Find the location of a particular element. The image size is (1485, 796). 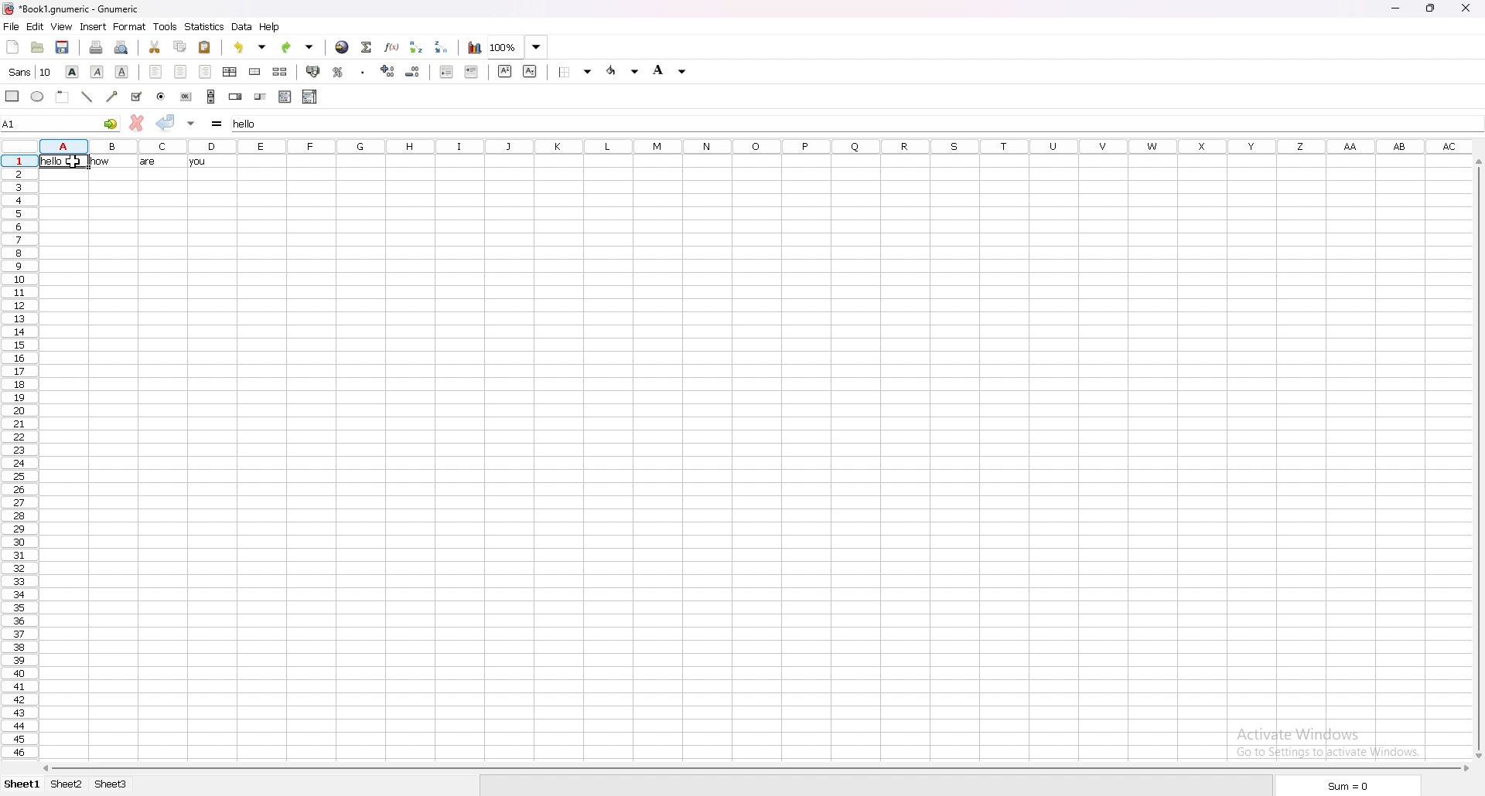

underline is located at coordinates (121, 71).